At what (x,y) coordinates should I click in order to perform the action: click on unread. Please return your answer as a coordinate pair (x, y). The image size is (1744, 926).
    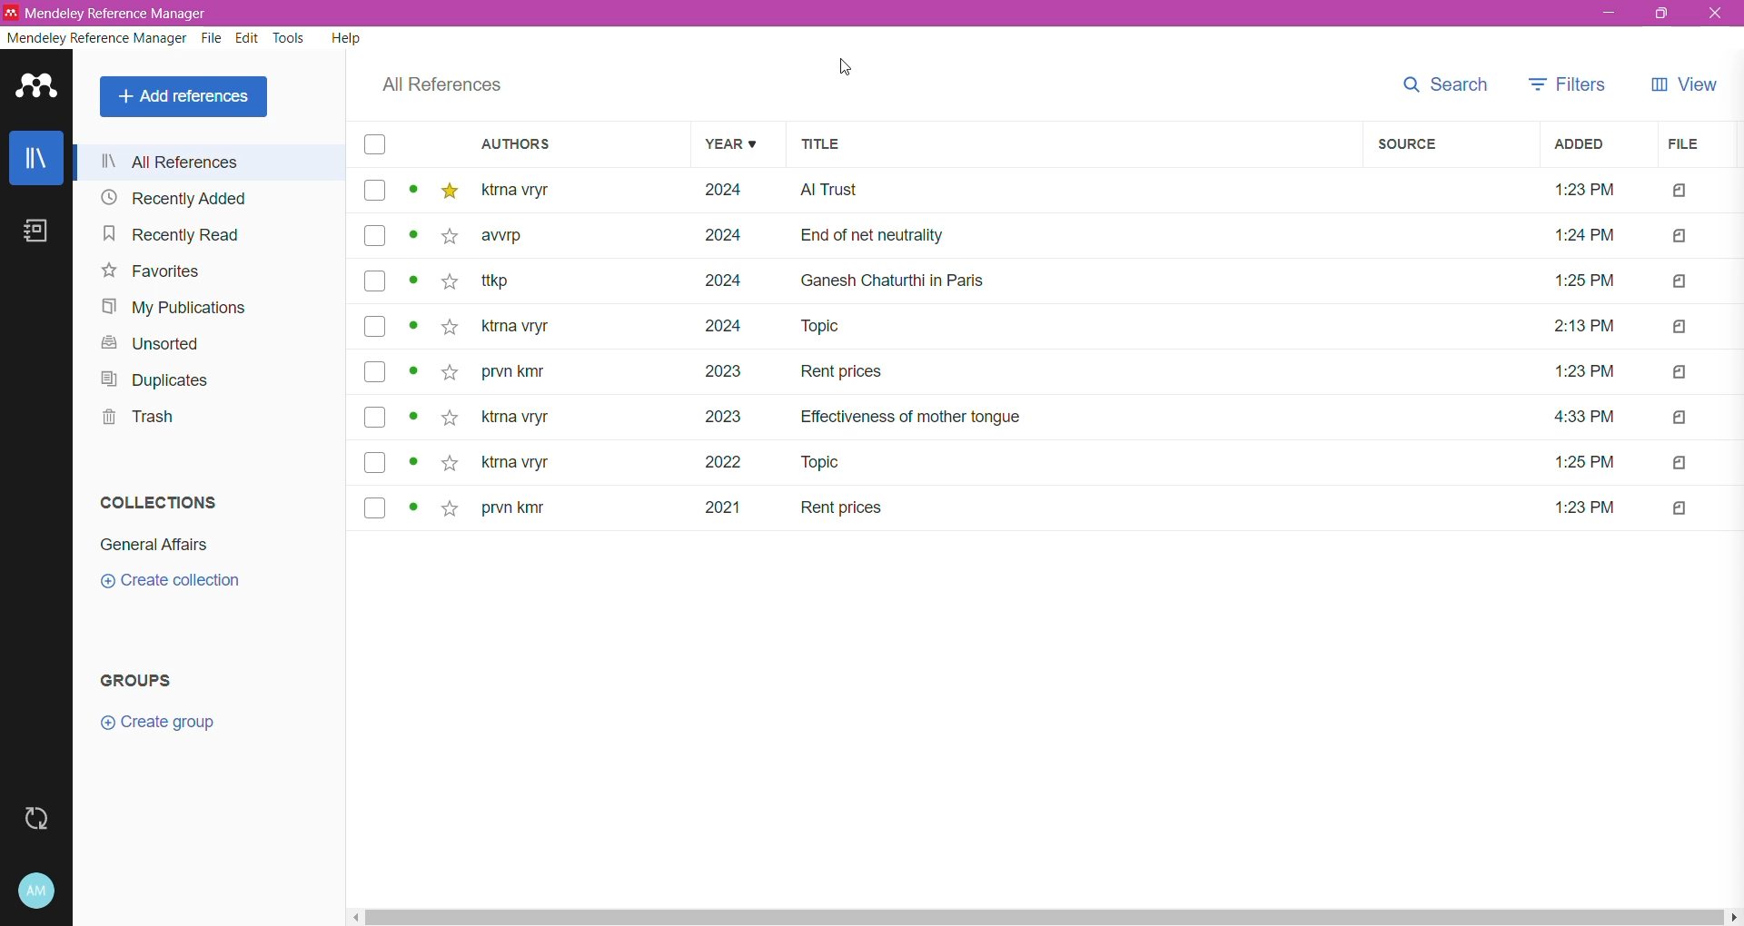
    Looking at the image, I should click on (412, 281).